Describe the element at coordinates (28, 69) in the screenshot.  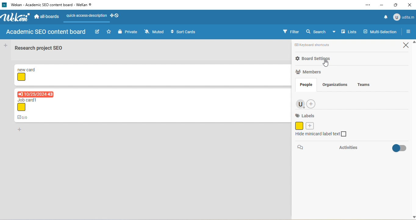
I see `new card` at that location.